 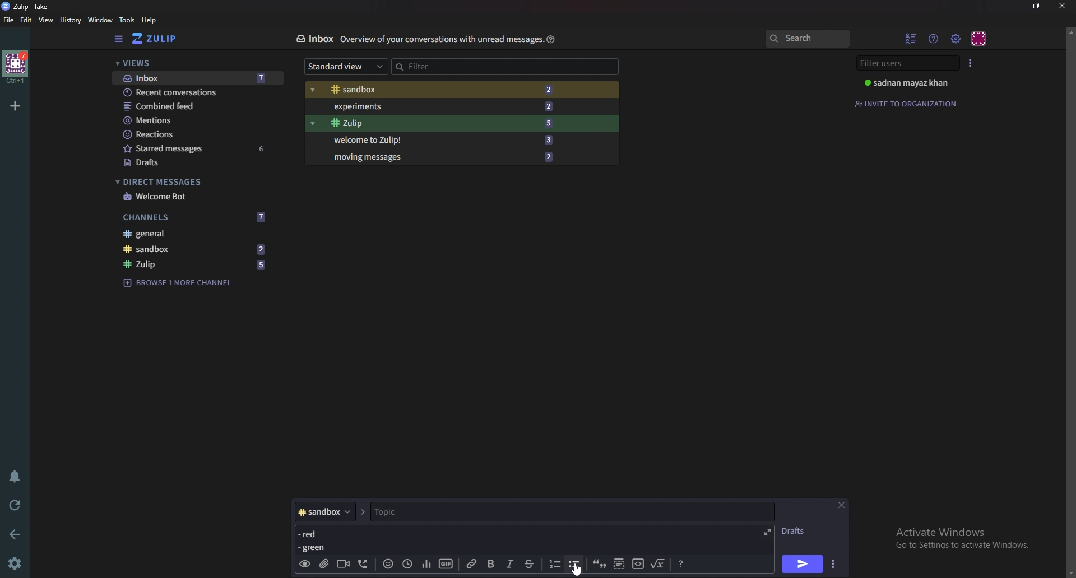 I want to click on Reactions, so click(x=197, y=134).